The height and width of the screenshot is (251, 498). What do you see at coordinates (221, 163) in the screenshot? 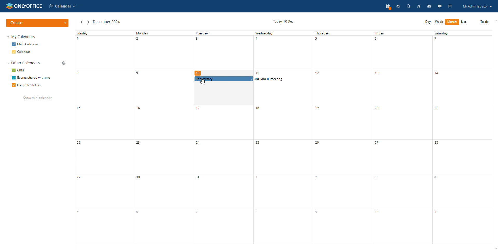
I see `tuesday` at bounding box center [221, 163].